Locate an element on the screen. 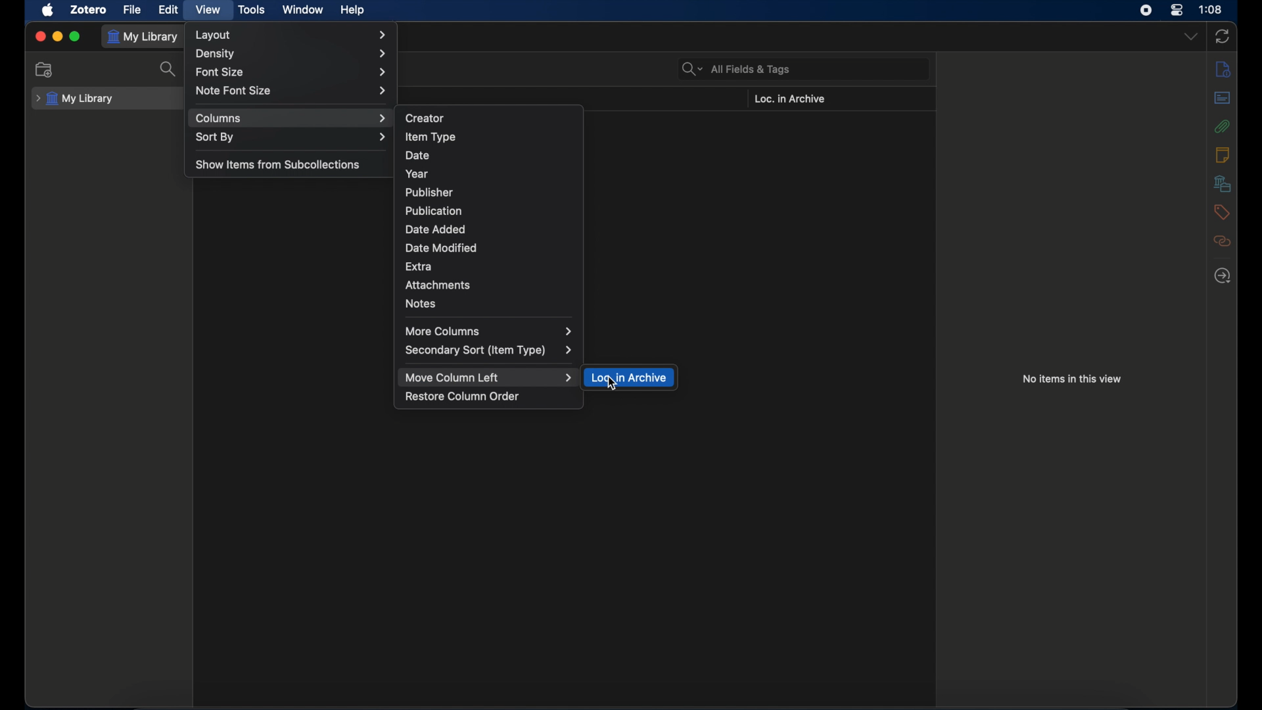 The height and width of the screenshot is (710, 1262). apple is located at coordinates (49, 11).